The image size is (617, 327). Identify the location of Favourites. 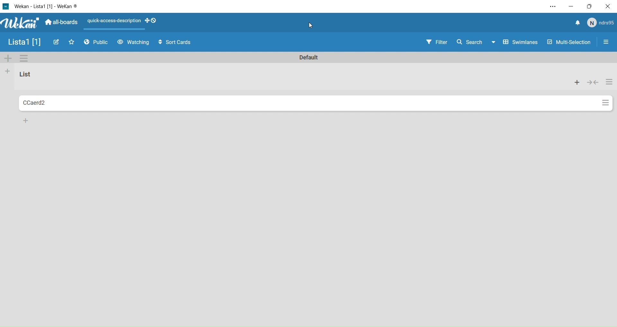
(72, 43).